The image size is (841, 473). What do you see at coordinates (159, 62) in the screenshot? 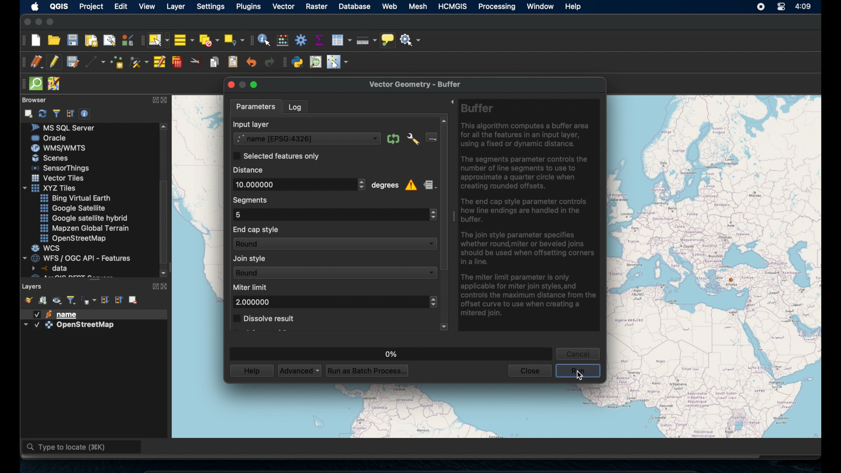
I see `modify attributes` at bounding box center [159, 62].